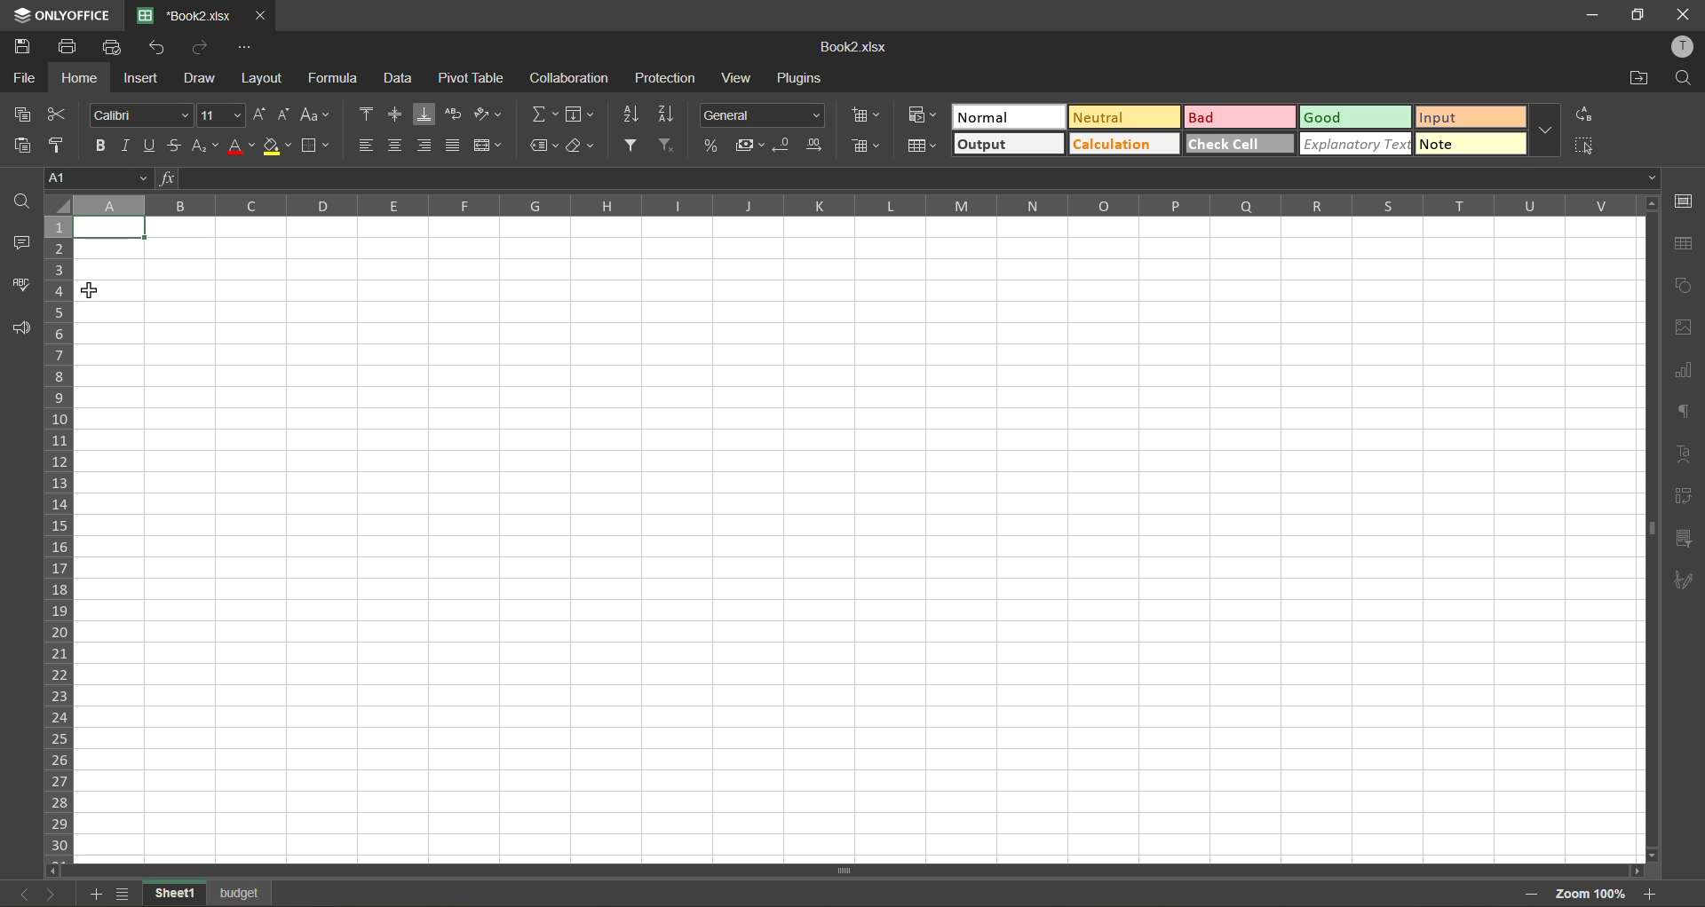 The height and width of the screenshot is (907, 1705). What do you see at coordinates (242, 891) in the screenshot?
I see `sheet name` at bounding box center [242, 891].